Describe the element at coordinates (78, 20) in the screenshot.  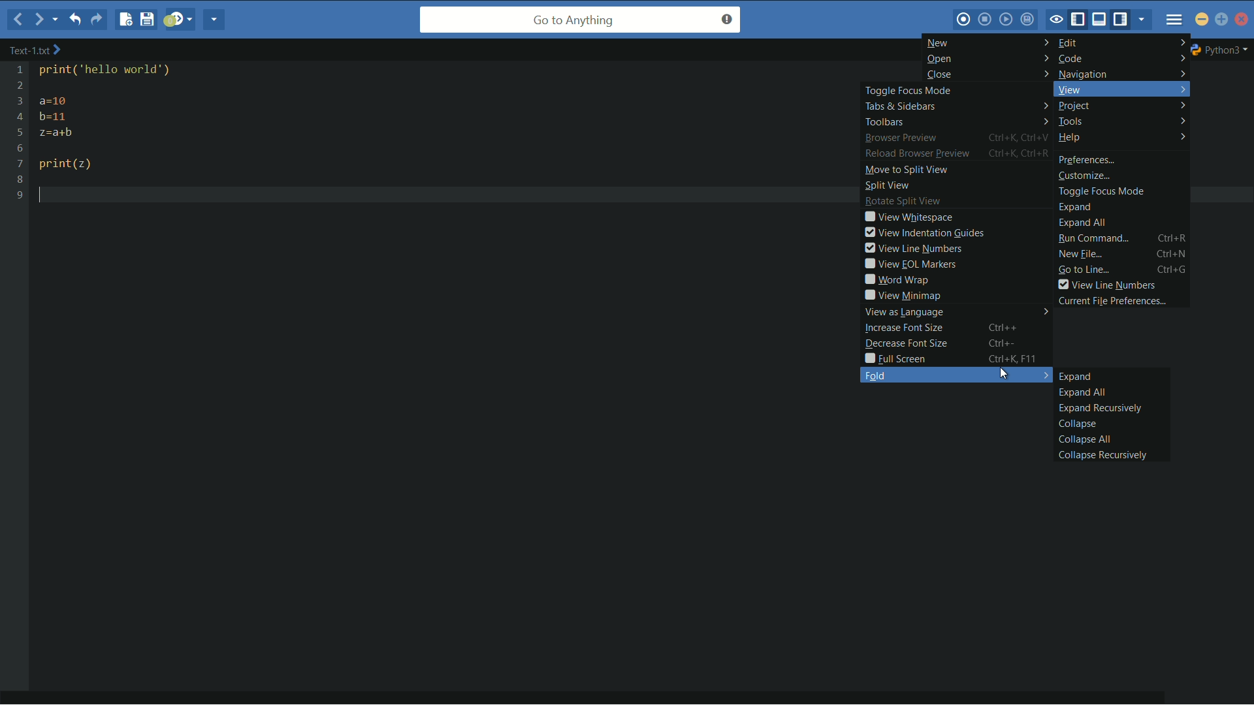
I see `undo` at that location.